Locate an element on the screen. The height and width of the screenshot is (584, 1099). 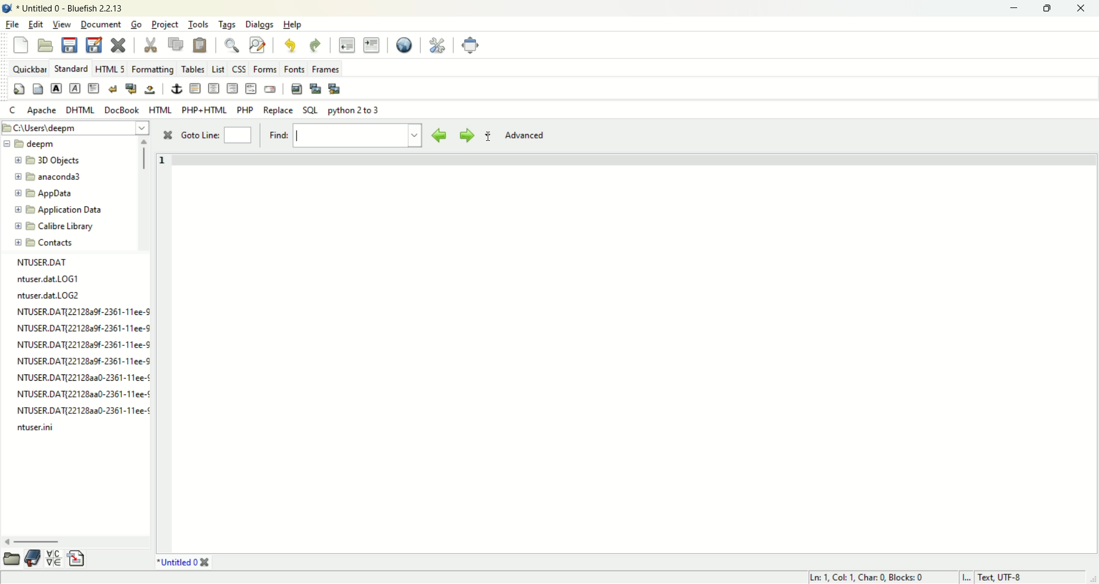
anaconda is located at coordinates (51, 177).